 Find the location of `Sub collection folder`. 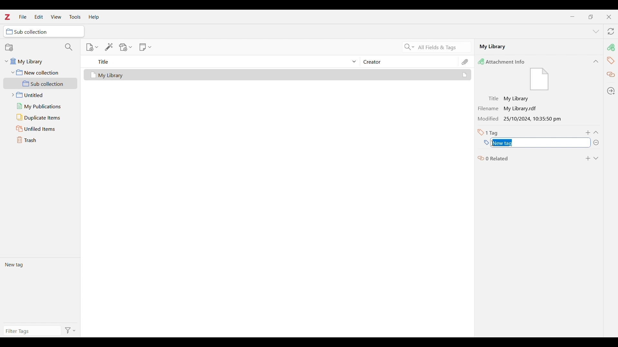

Sub collection folder is located at coordinates (41, 84).